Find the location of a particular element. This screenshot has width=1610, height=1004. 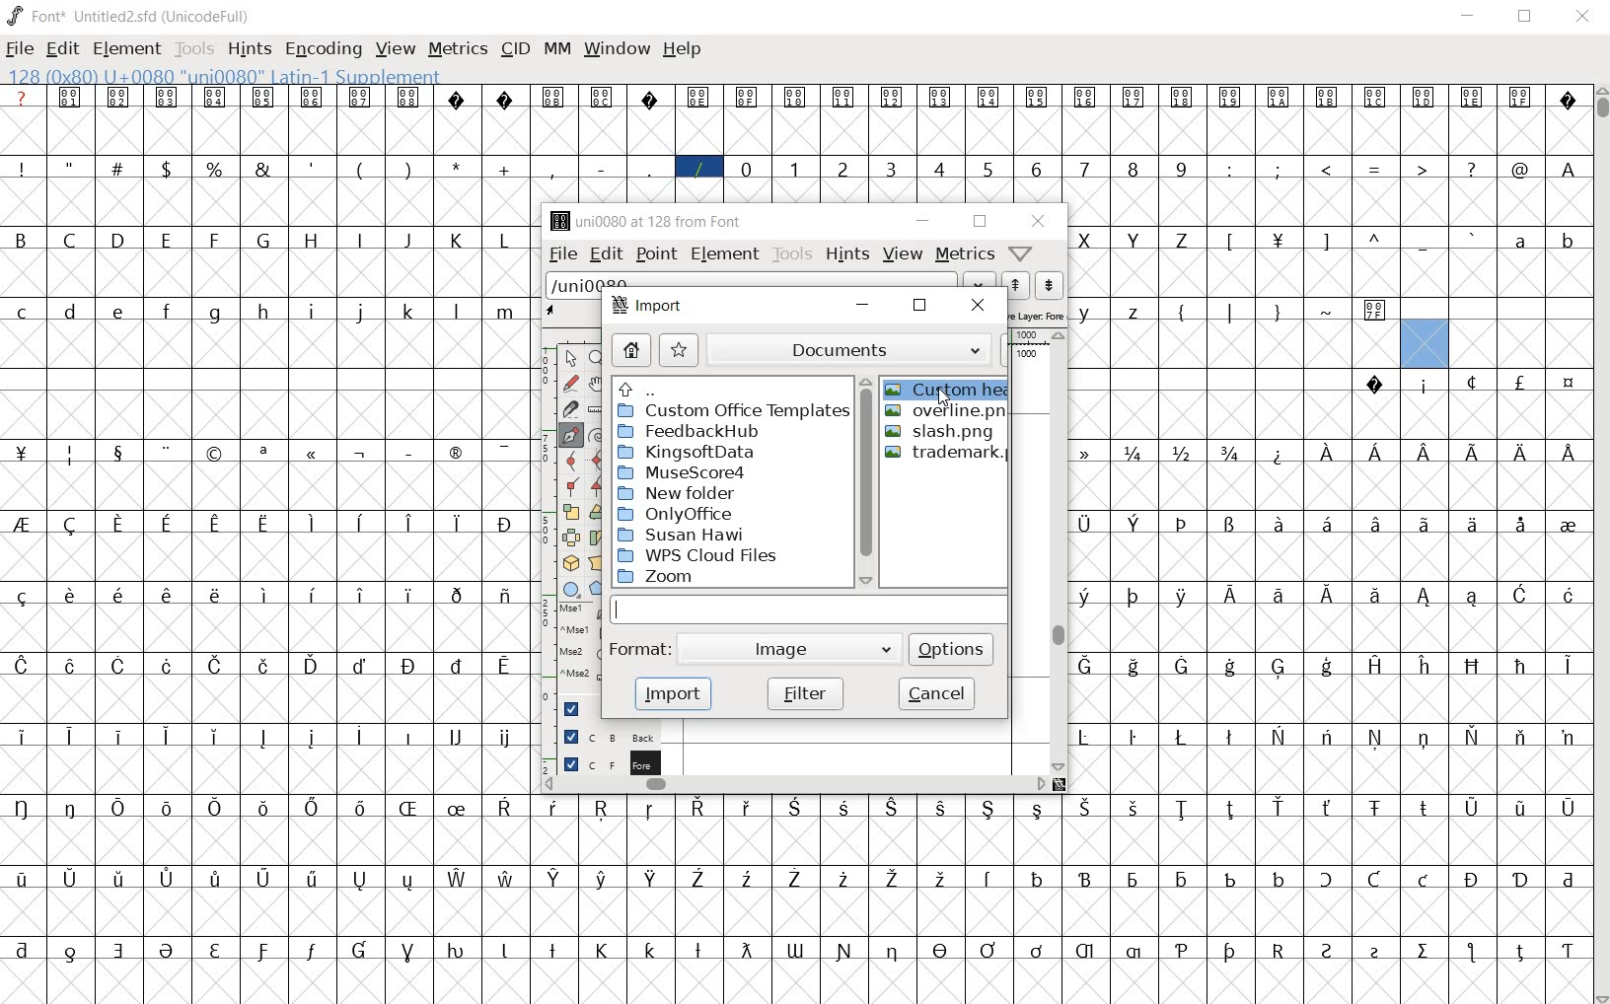

glyph is located at coordinates (1424, 244).